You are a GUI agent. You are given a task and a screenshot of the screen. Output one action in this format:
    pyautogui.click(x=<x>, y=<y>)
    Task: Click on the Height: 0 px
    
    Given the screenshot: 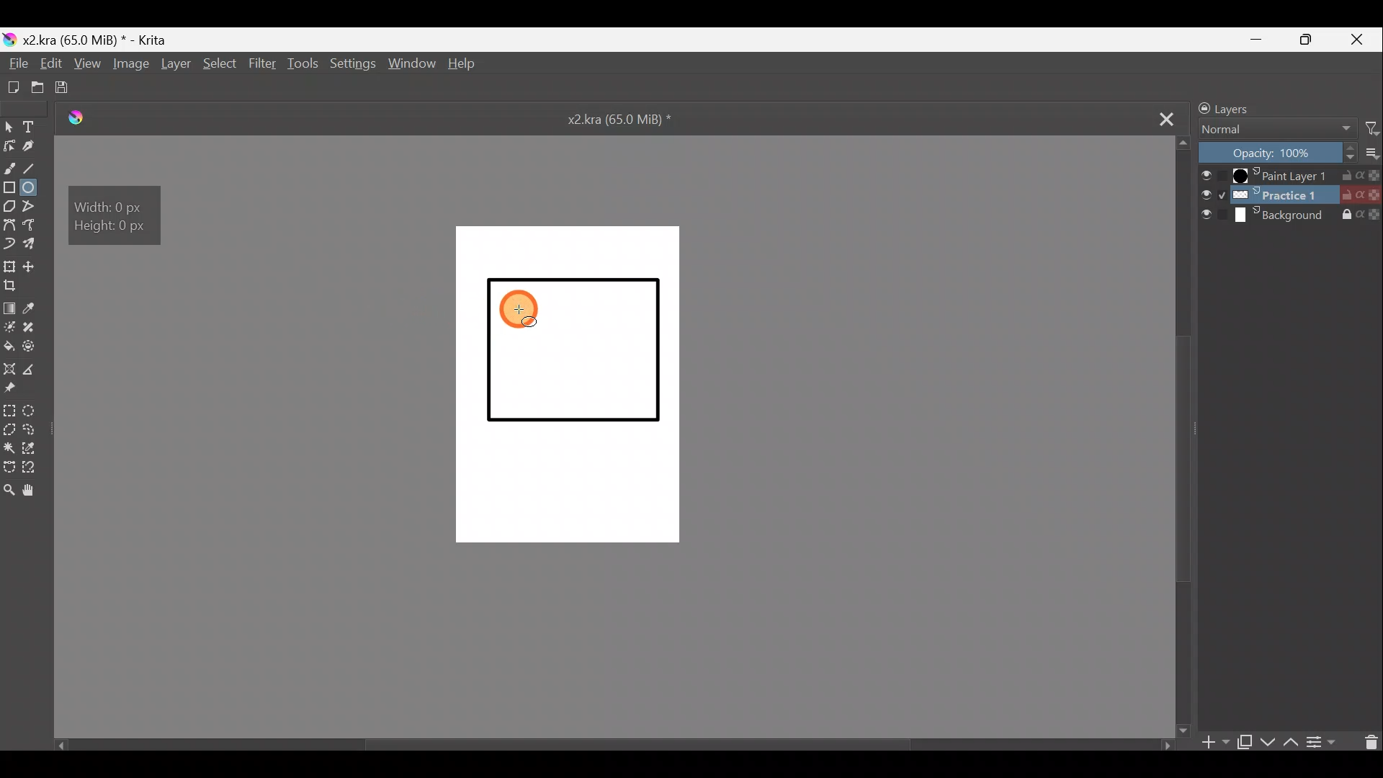 What is the action you would take?
    pyautogui.click(x=112, y=228)
    